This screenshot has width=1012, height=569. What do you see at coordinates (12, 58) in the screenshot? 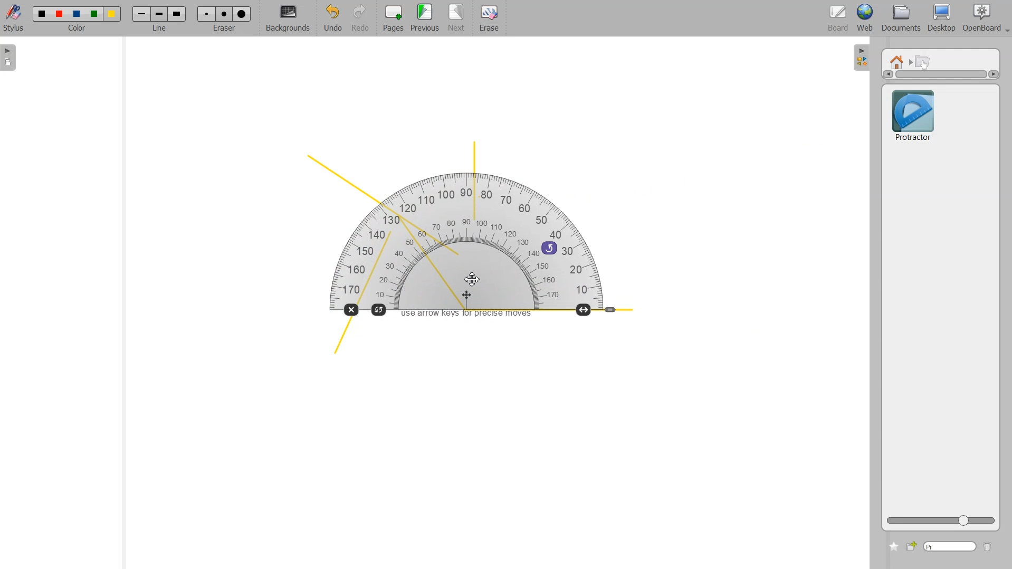
I see `Sidebar` at bounding box center [12, 58].